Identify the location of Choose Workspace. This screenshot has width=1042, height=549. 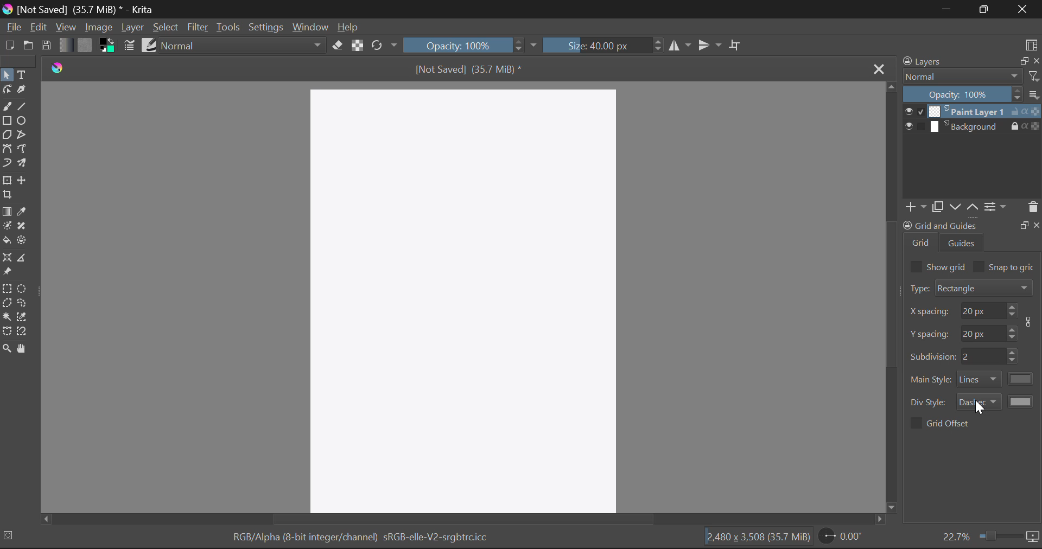
(1031, 44).